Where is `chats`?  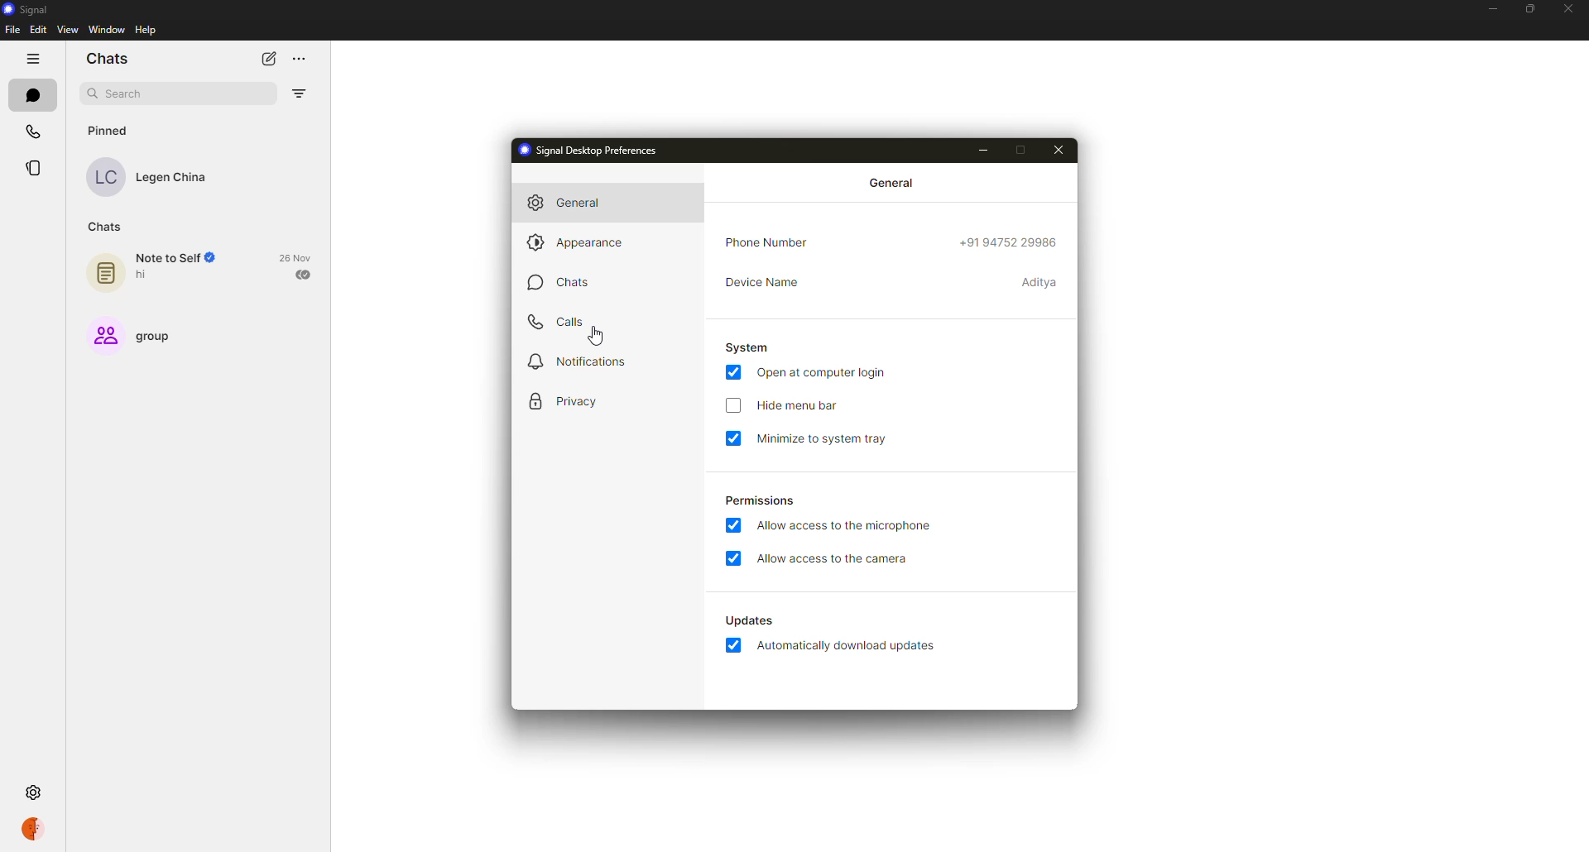 chats is located at coordinates (35, 95).